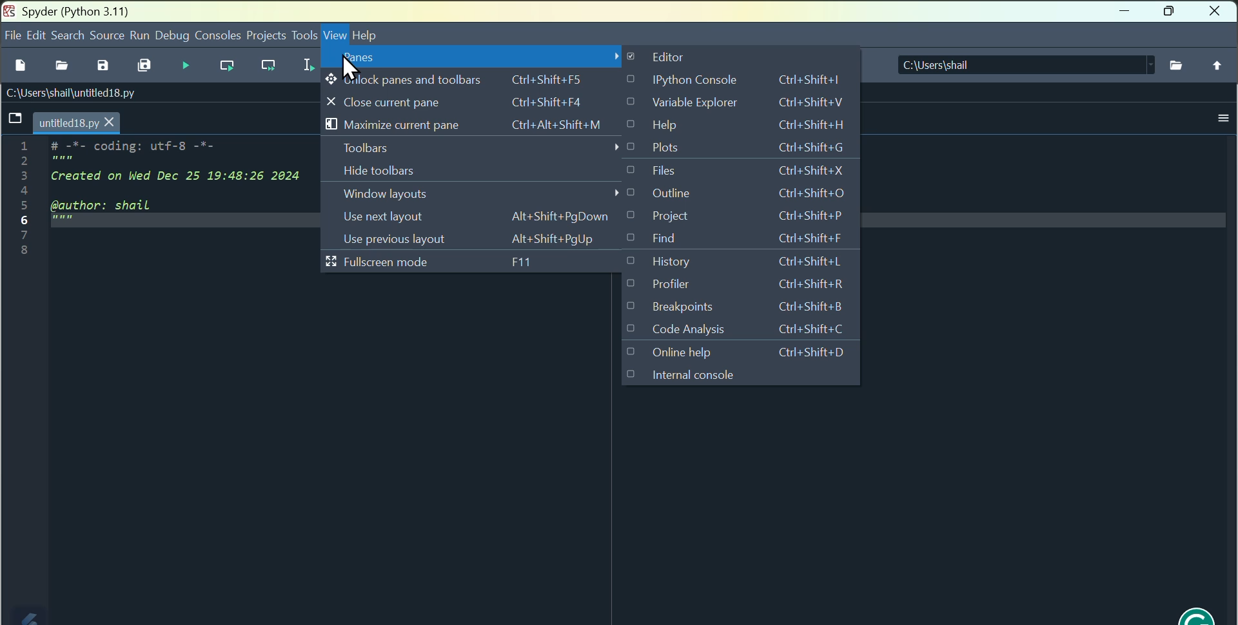 The height and width of the screenshot is (625, 1238). What do you see at coordinates (482, 197) in the screenshot?
I see `Windows layouts` at bounding box center [482, 197].